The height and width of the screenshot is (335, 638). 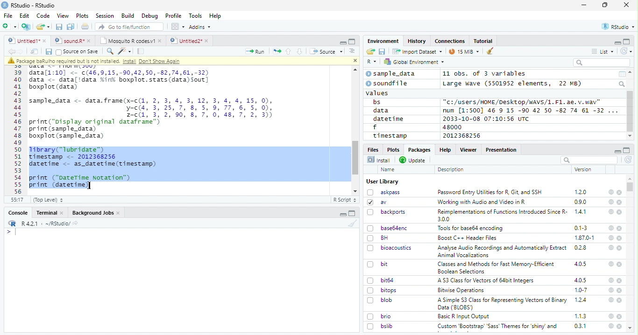 What do you see at coordinates (465, 316) in the screenshot?
I see `Basic R Input Output` at bounding box center [465, 316].